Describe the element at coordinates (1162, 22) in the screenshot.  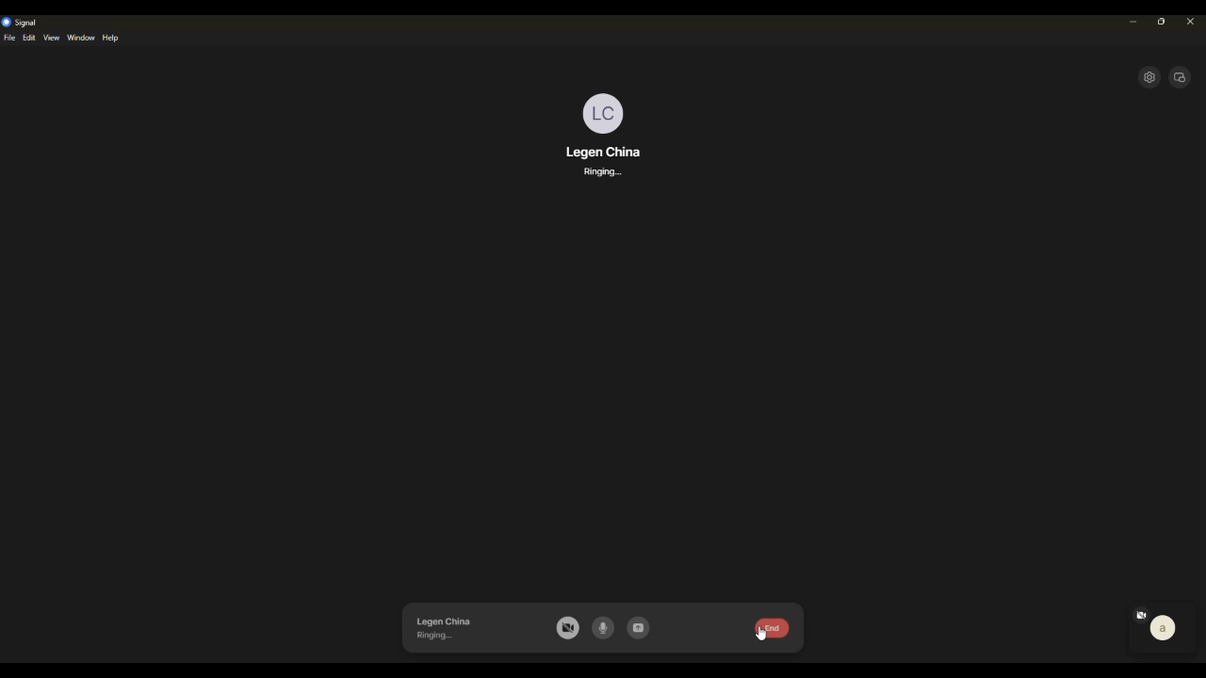
I see `maximize` at that location.